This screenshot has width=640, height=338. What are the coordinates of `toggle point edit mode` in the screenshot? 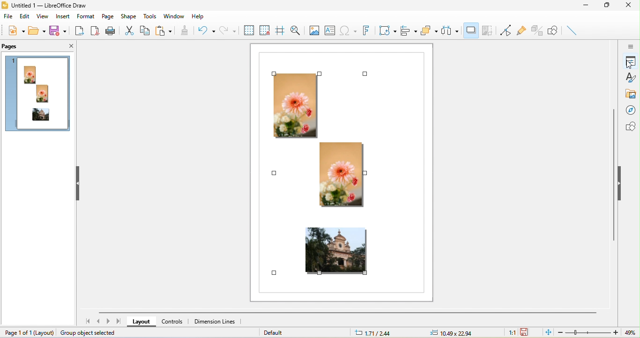 It's located at (505, 31).